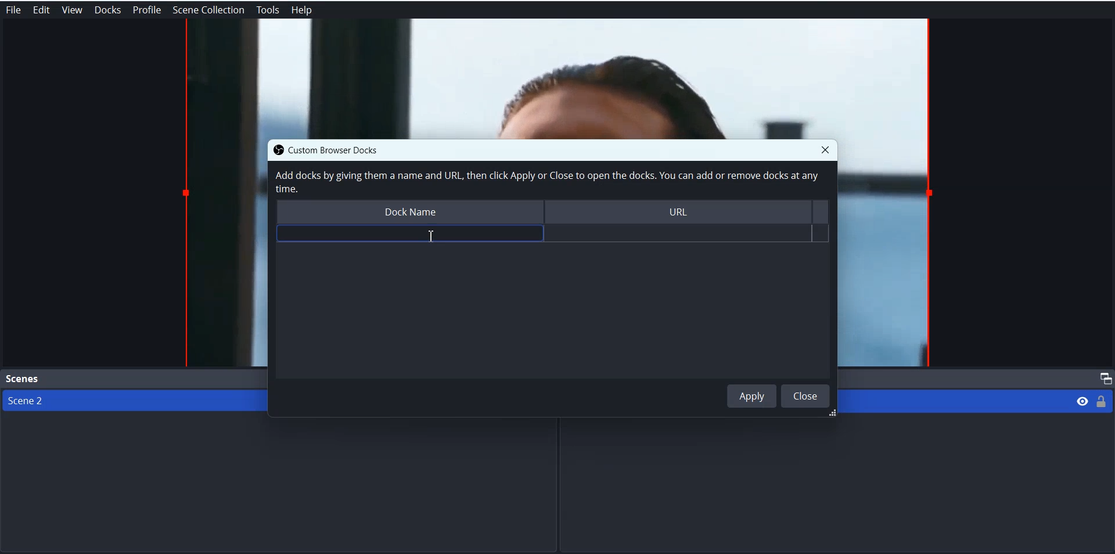 This screenshot has height=554, width=1115. I want to click on resize, so click(830, 414).